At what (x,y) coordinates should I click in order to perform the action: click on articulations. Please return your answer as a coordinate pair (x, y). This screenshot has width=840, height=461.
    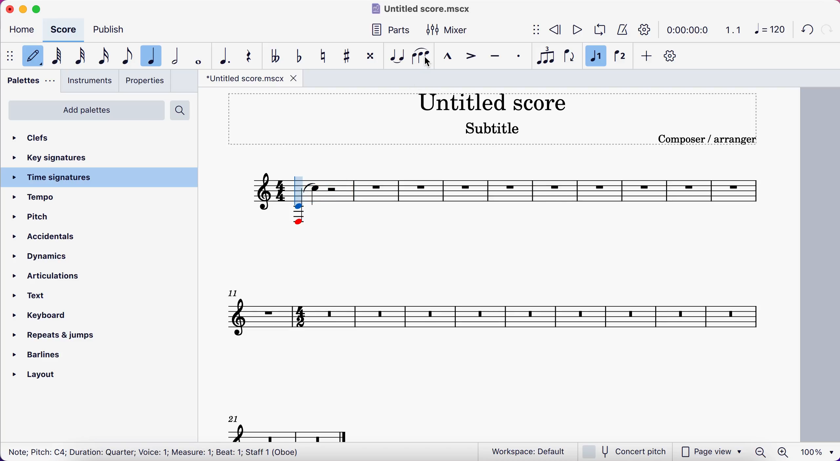
    Looking at the image, I should click on (60, 277).